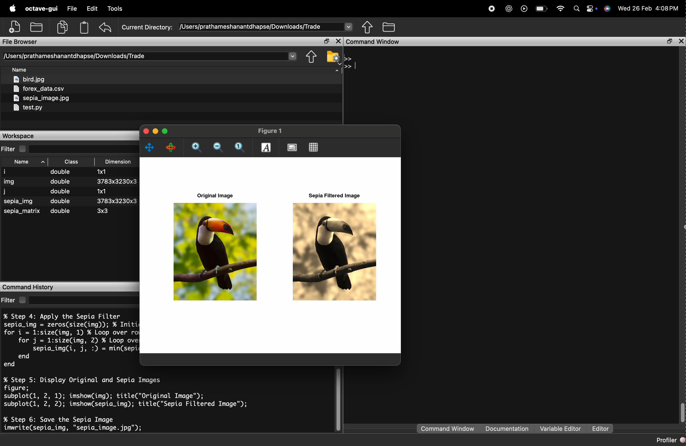 This screenshot has height=446, width=686. Describe the element at coordinates (293, 56) in the screenshot. I see `Drop-down ` at that location.